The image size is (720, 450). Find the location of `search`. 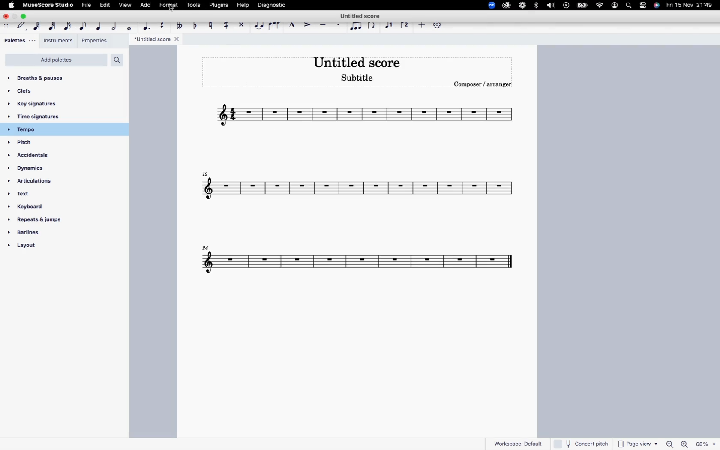

search is located at coordinates (117, 60).